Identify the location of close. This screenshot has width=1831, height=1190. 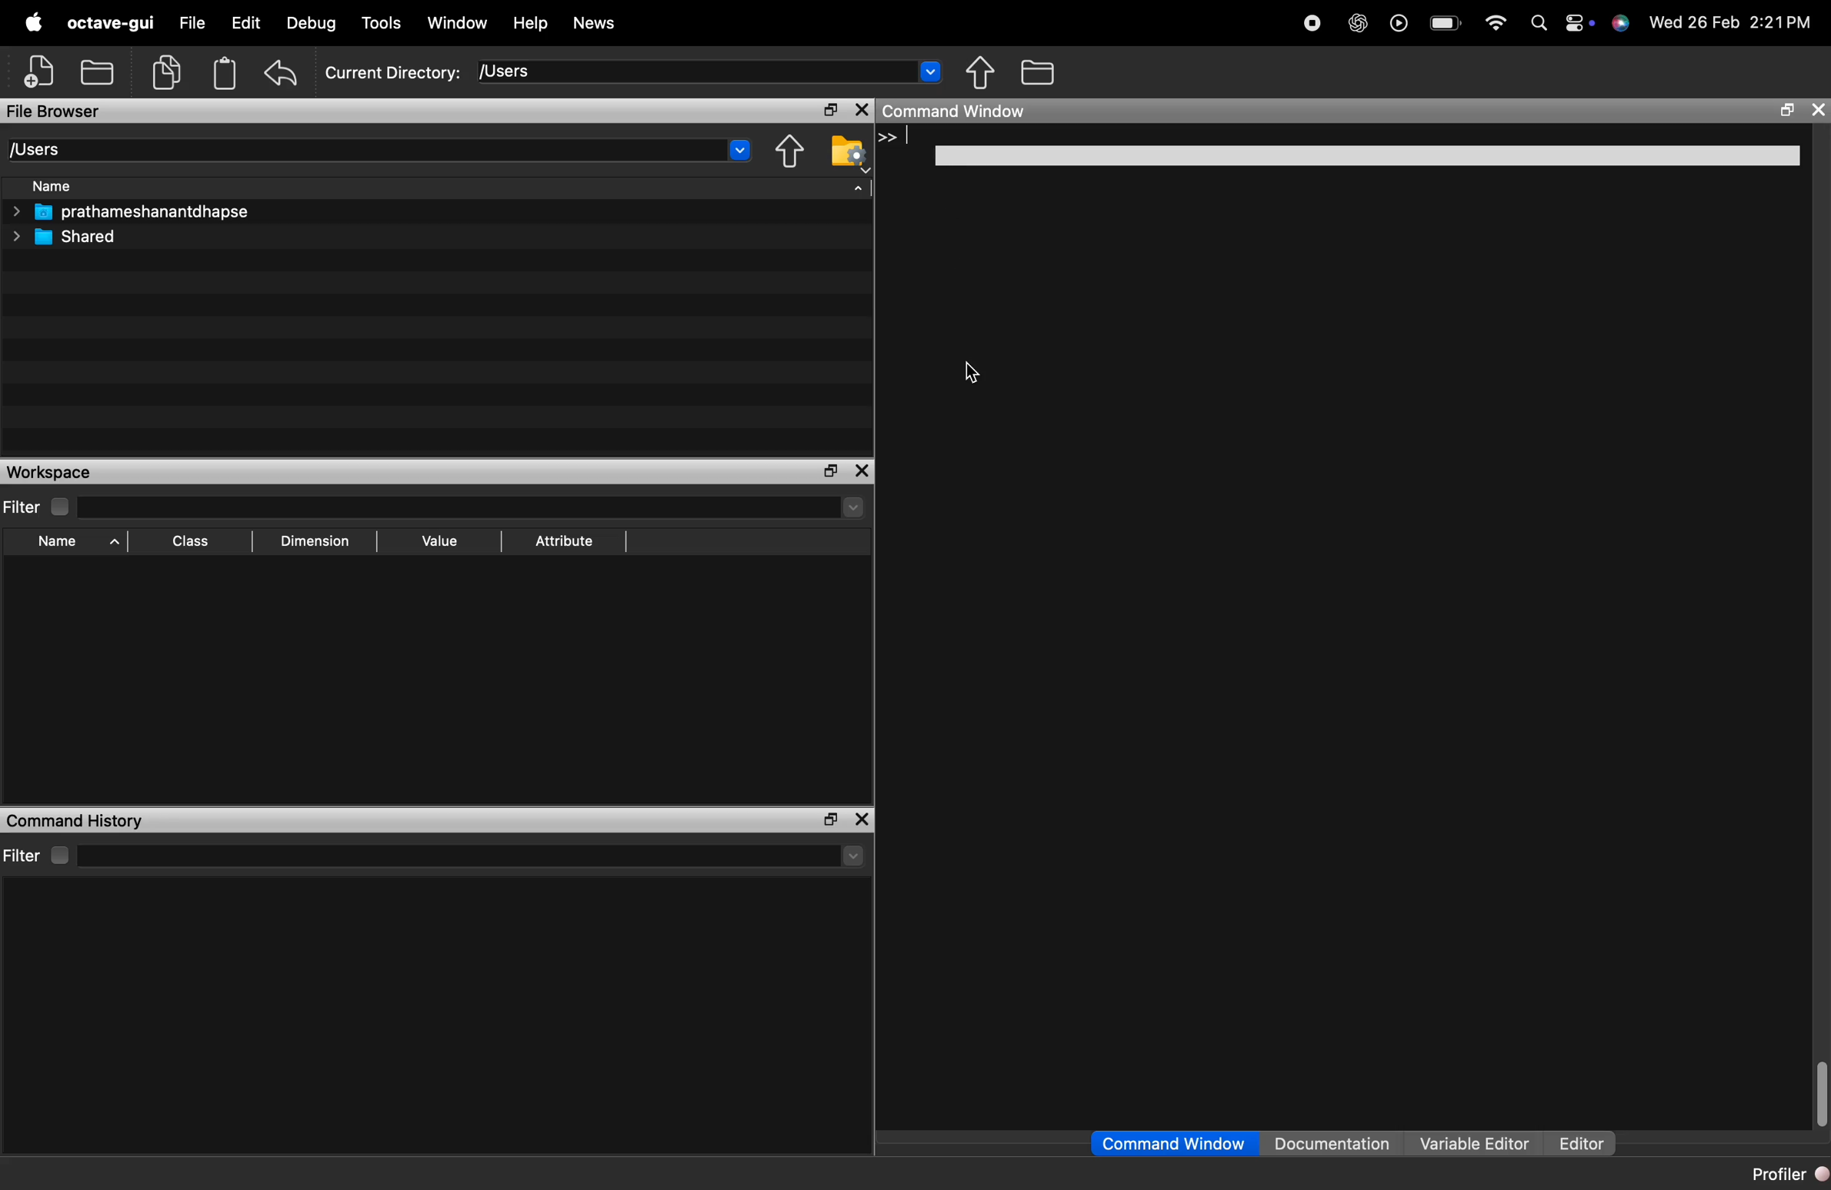
(862, 819).